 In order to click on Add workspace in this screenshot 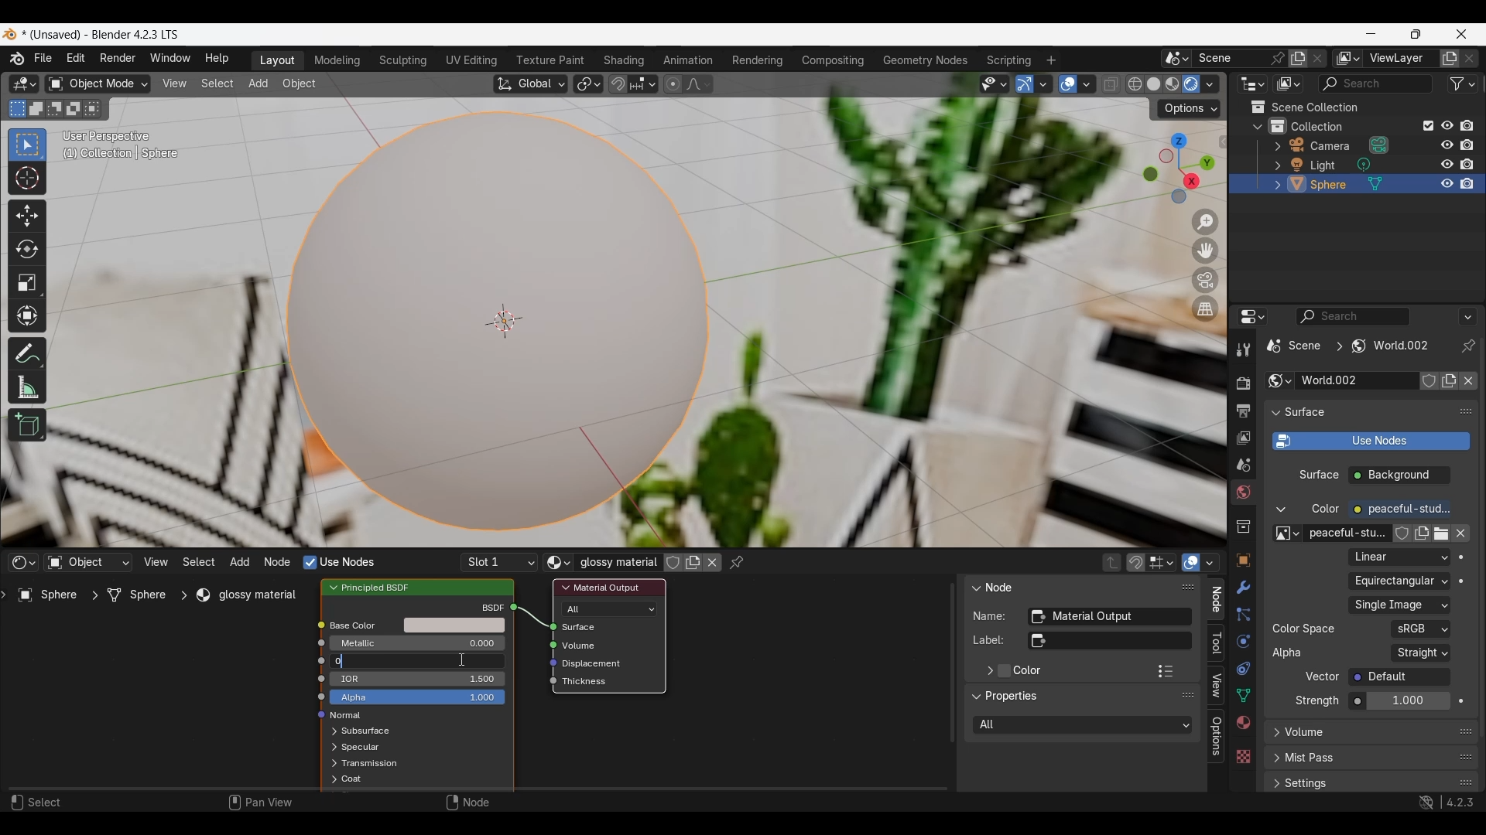, I will do `click(1052, 60)`.